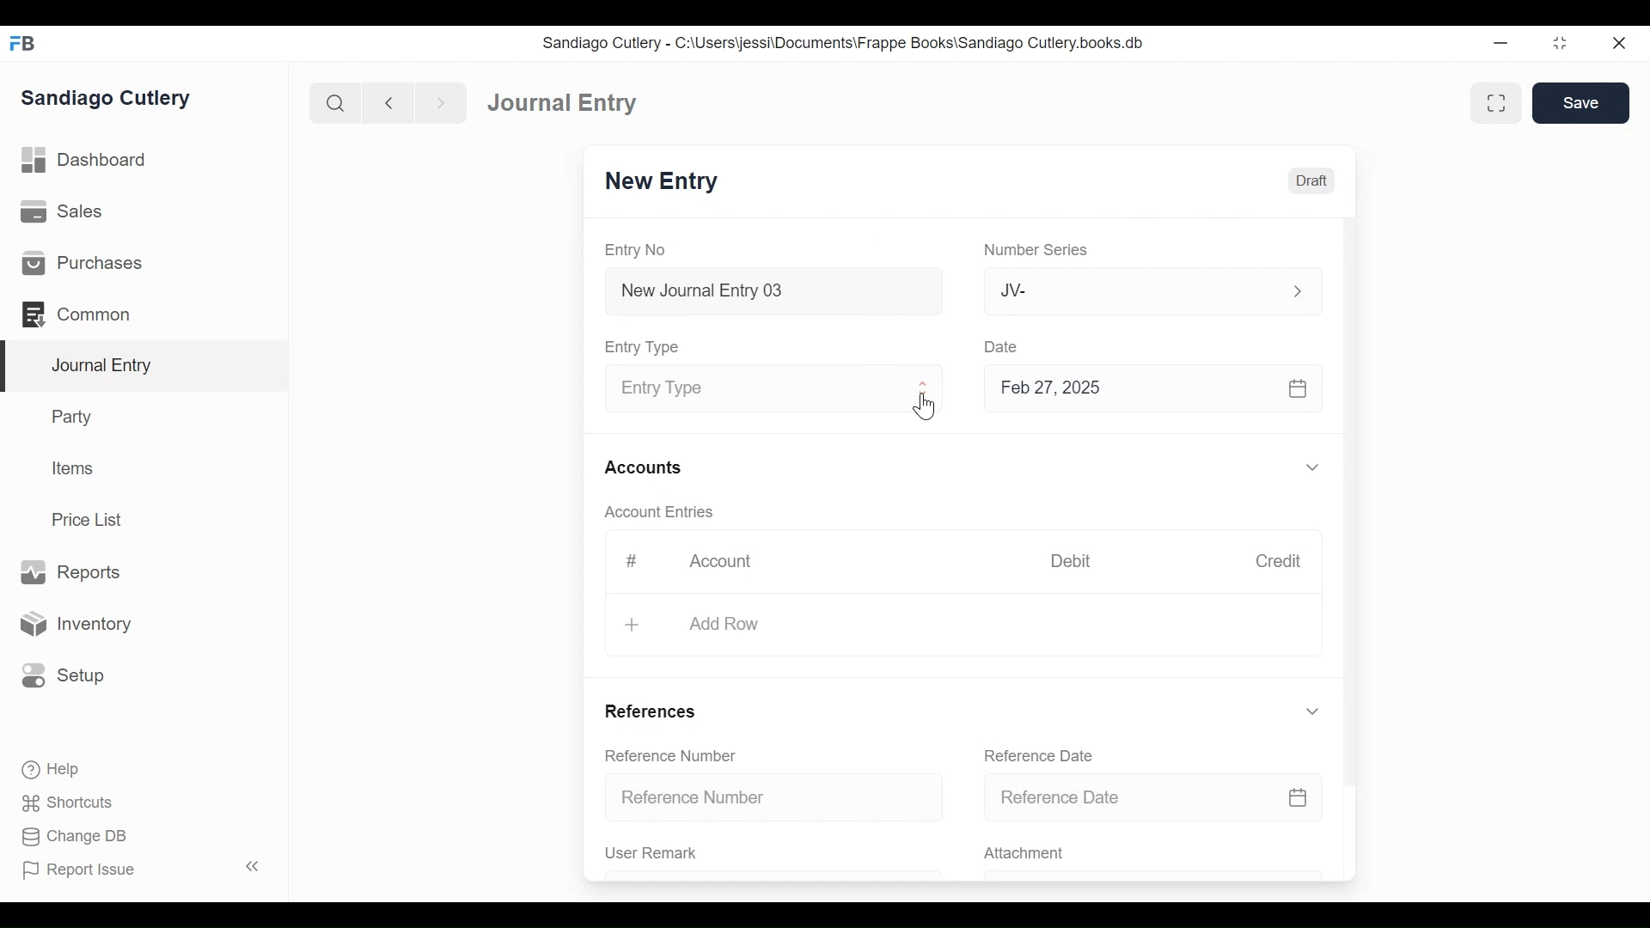 This screenshot has height=928, width=1650. I want to click on Cursor, so click(926, 408).